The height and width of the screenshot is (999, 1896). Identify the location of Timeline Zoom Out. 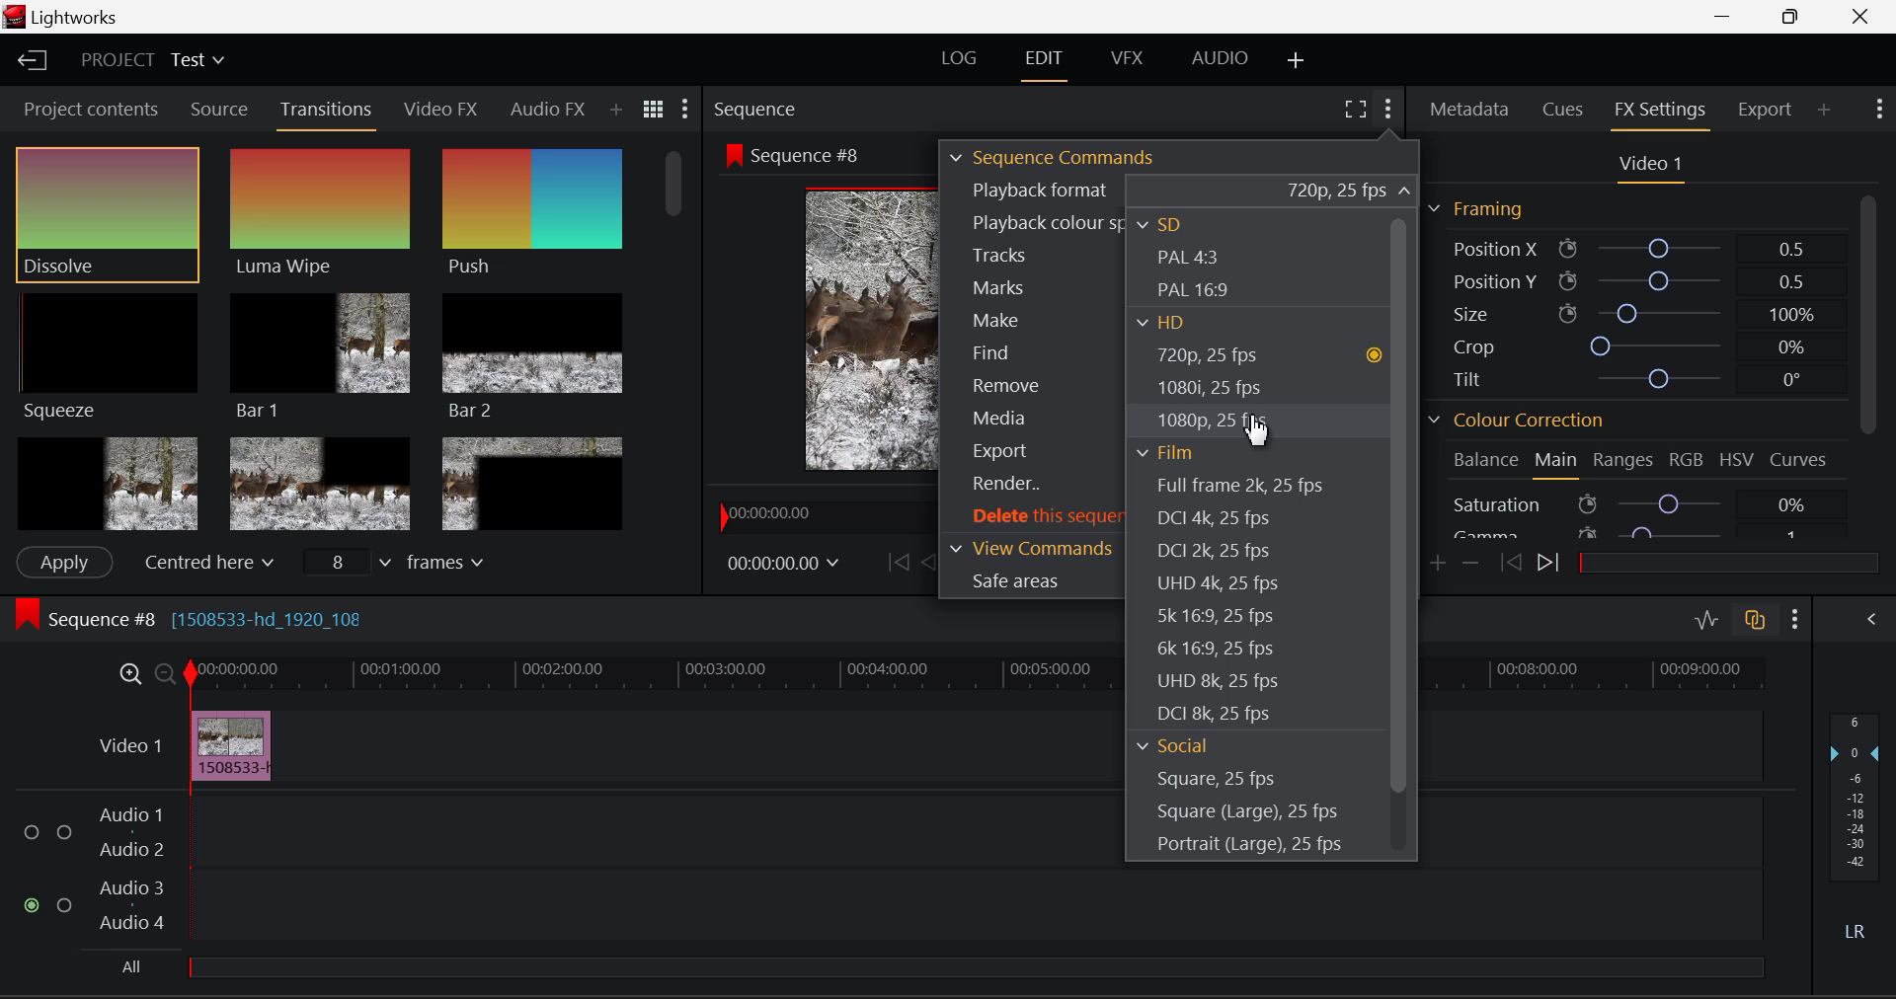
(164, 675).